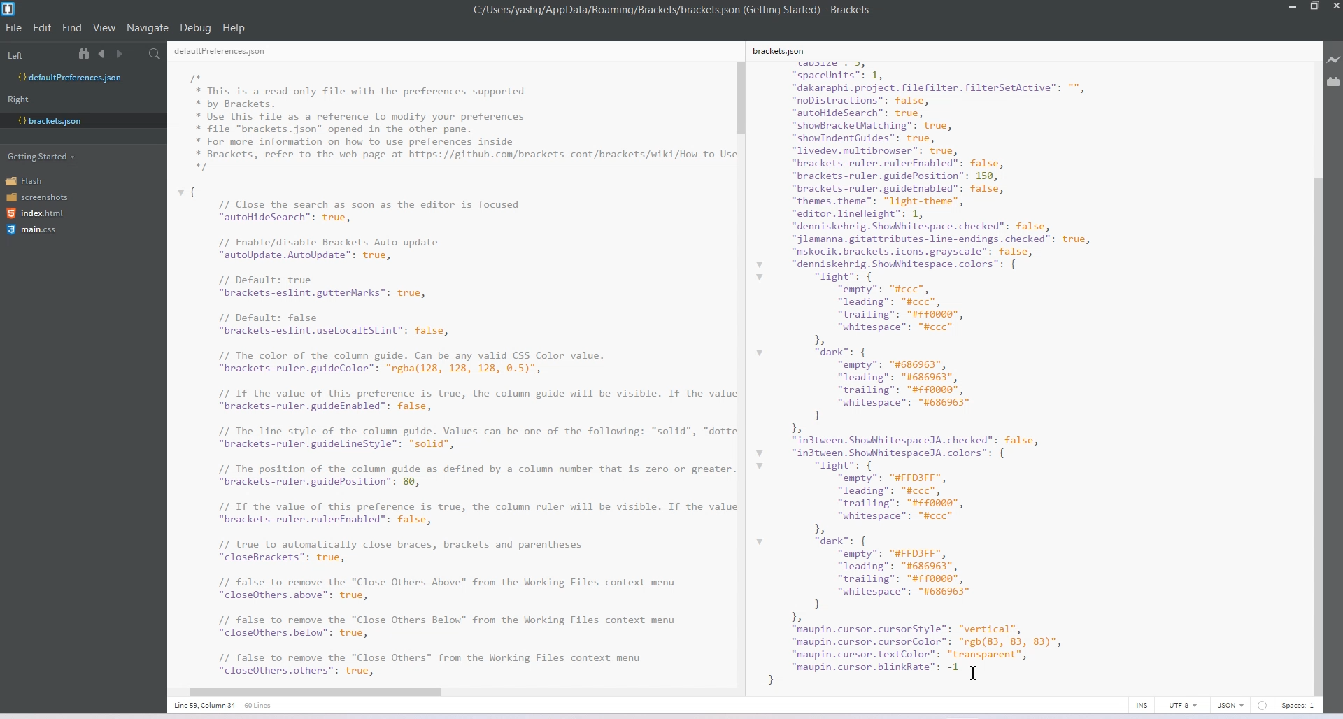 This screenshot has width=1343, height=719. Describe the element at coordinates (43, 155) in the screenshot. I see `Getting Started` at that location.